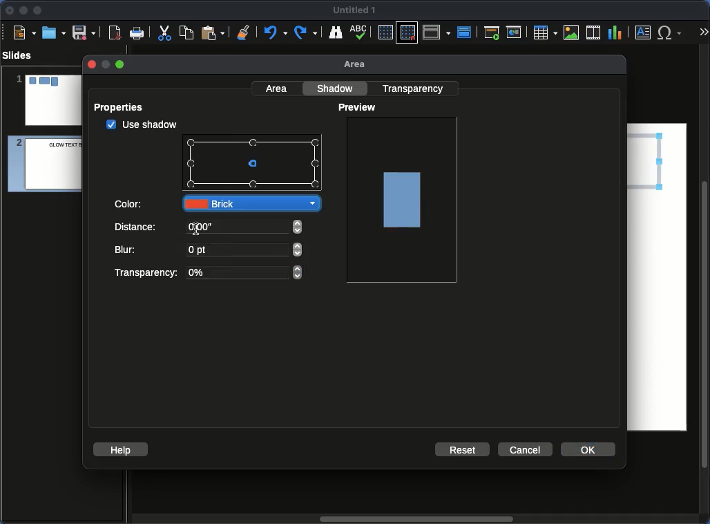 This screenshot has width=710, height=524. What do you see at coordinates (207, 273) in the screenshot?
I see `Transparency` at bounding box center [207, 273].